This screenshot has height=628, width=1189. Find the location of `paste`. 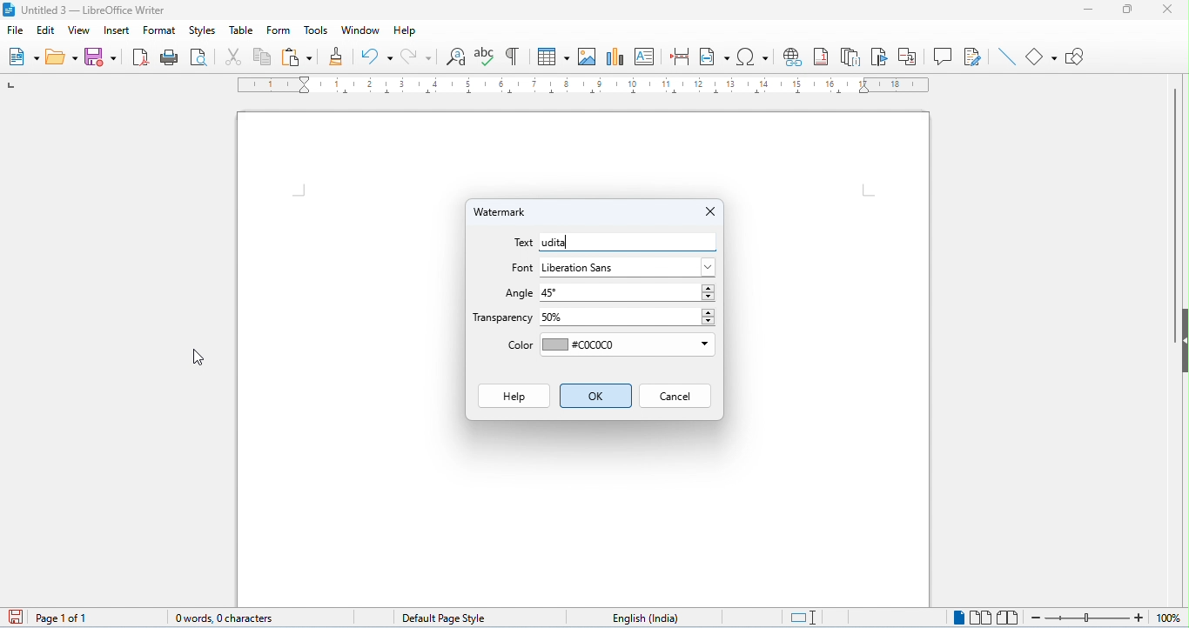

paste is located at coordinates (297, 57).